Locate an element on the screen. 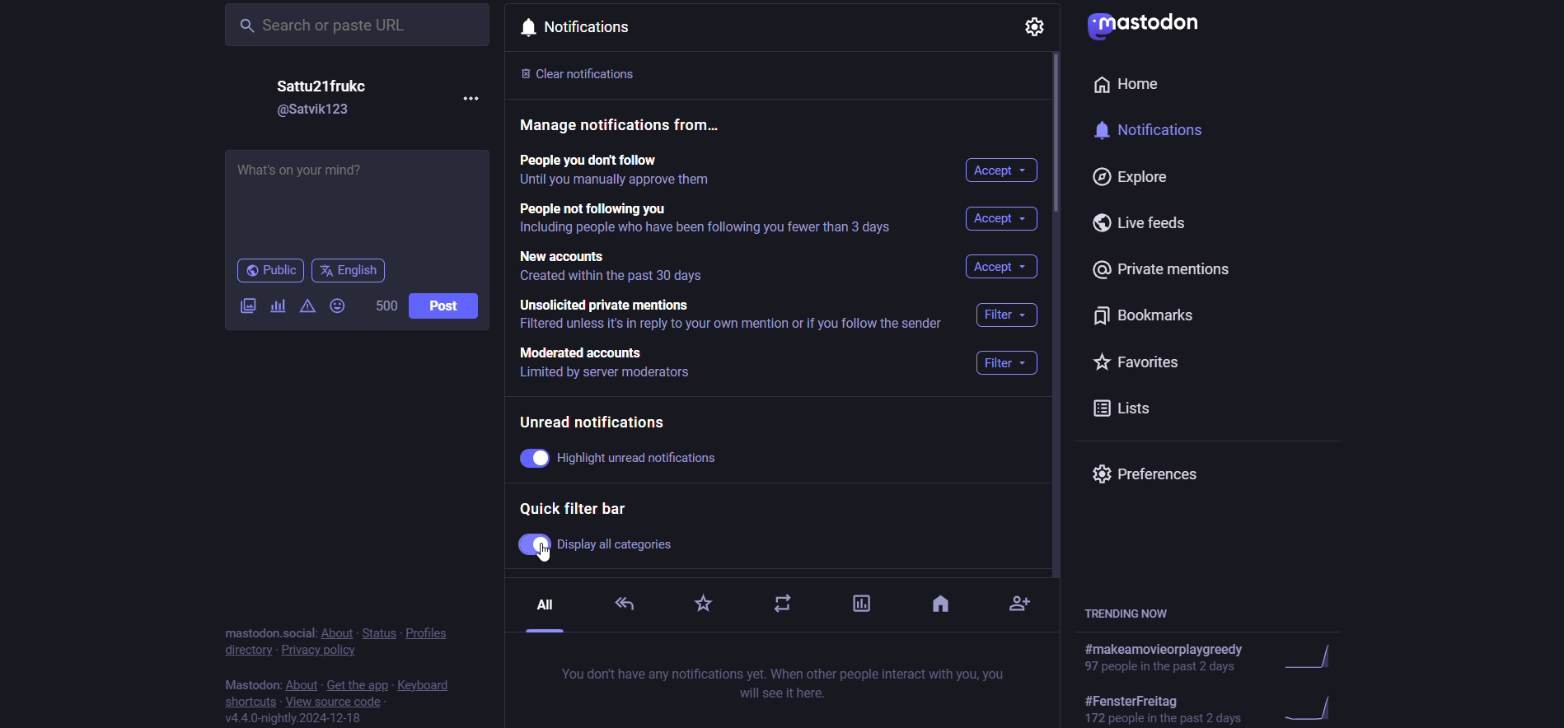 The image size is (1564, 728). About is located at coordinates (301, 684).